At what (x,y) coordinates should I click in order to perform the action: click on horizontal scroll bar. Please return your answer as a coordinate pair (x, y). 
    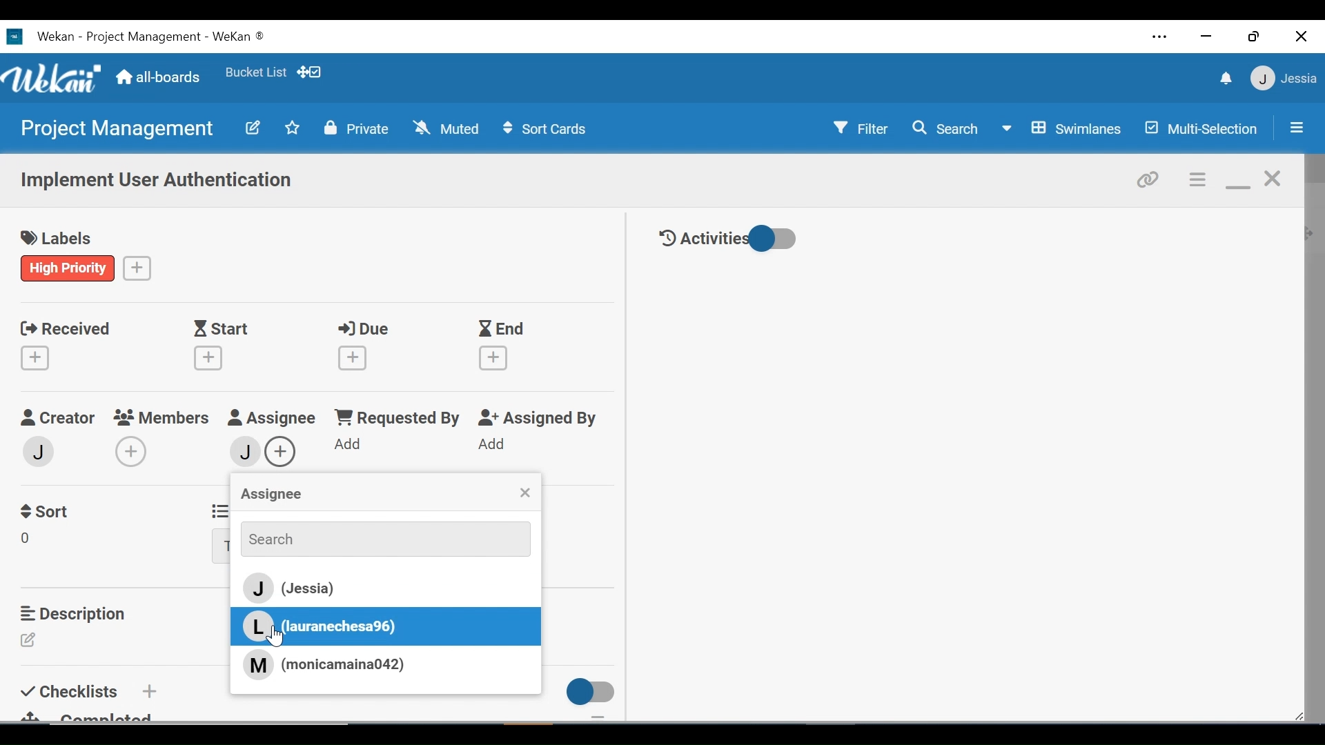
    Looking at the image, I should click on (240, 731).